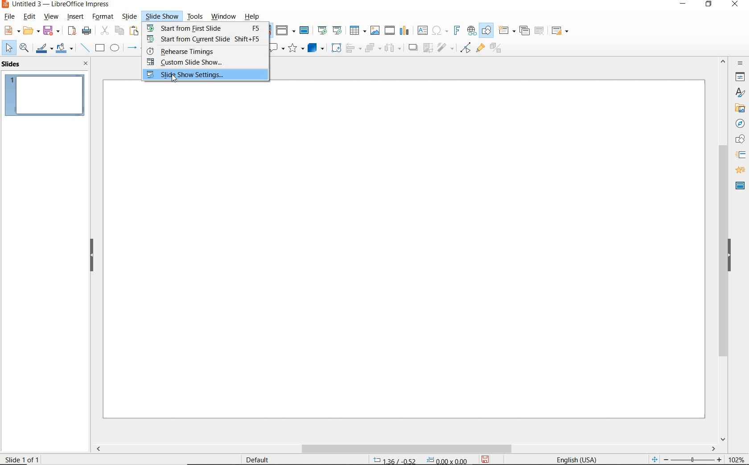 This screenshot has height=465, width=749. I want to click on PASTE, so click(133, 31).